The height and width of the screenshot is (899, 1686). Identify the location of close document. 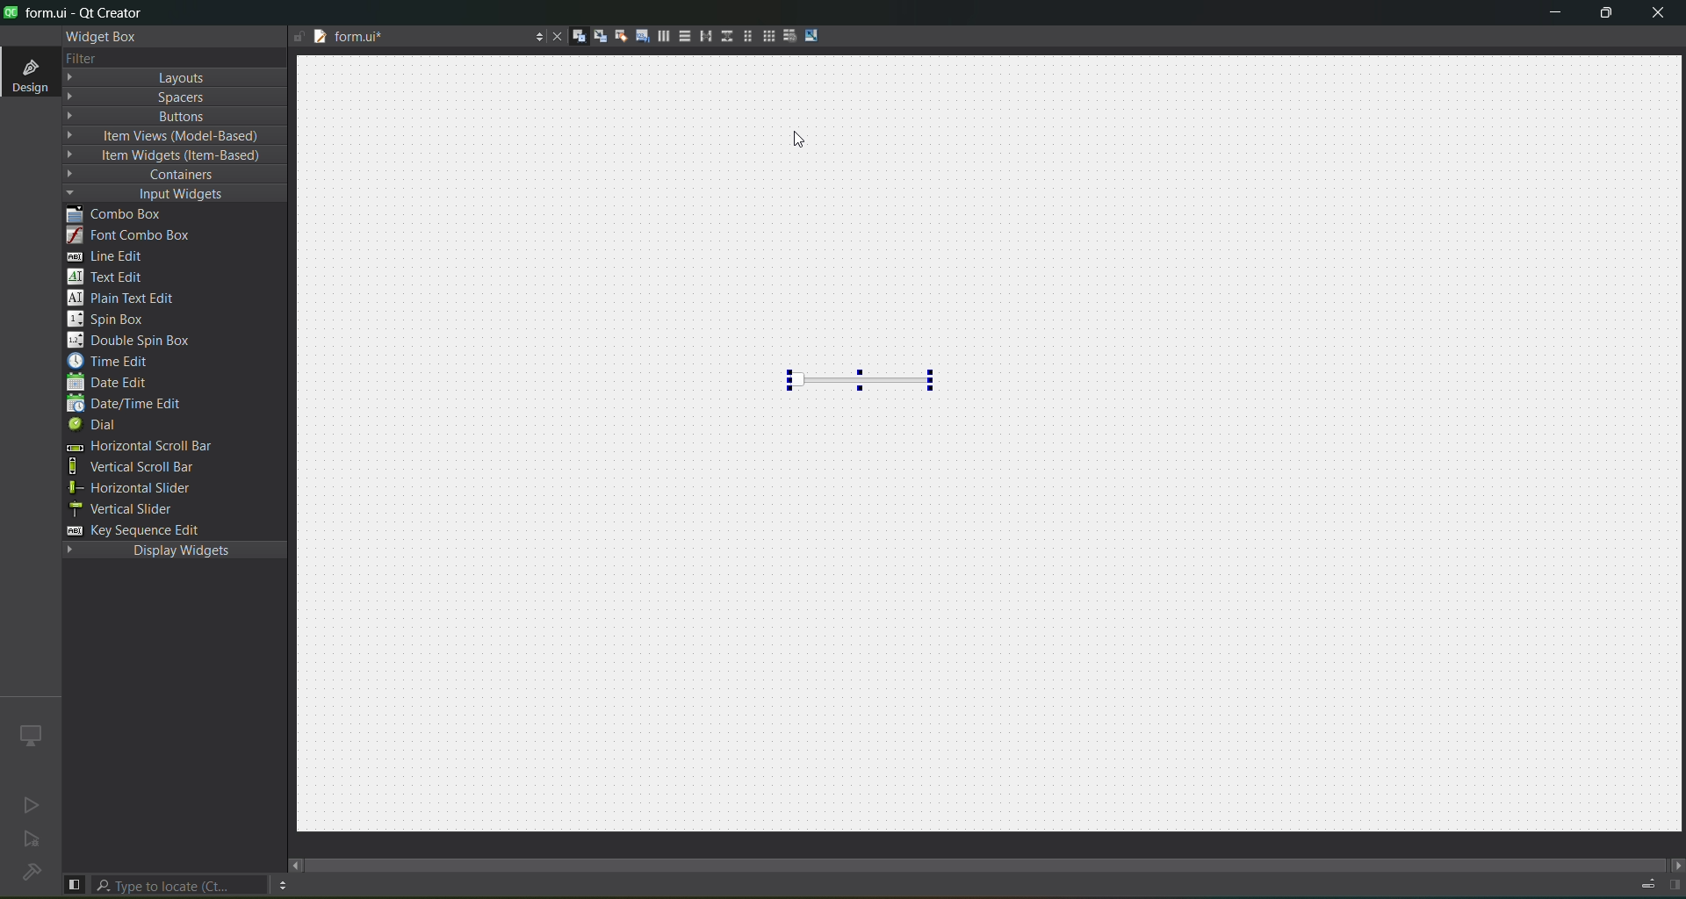
(555, 35).